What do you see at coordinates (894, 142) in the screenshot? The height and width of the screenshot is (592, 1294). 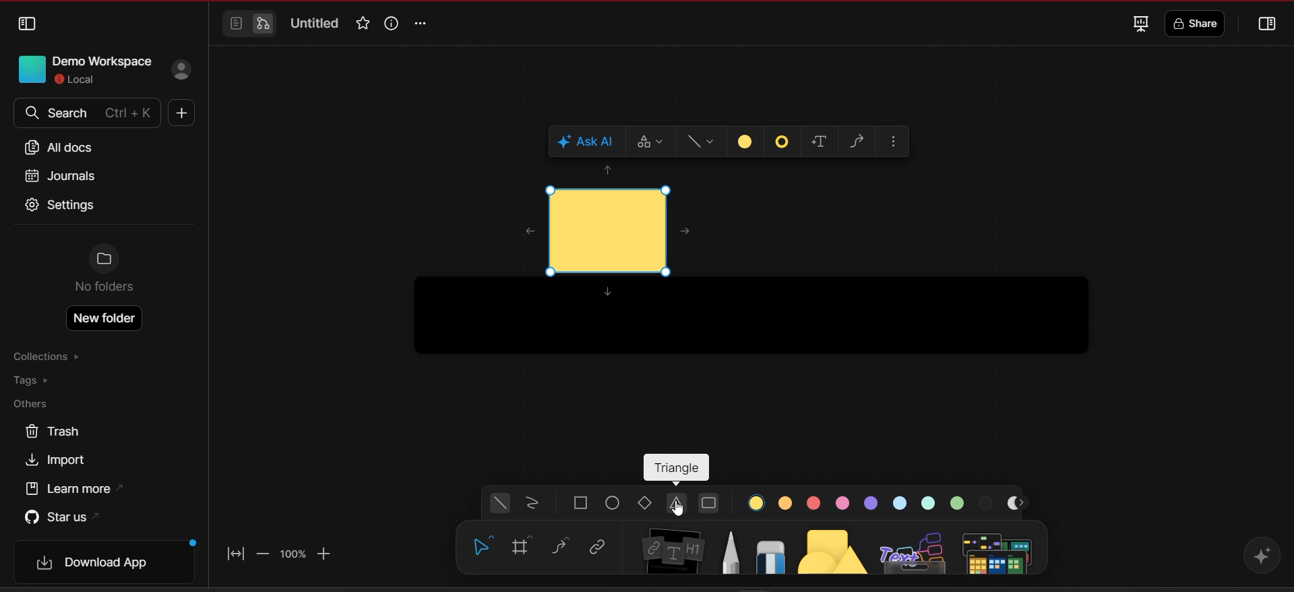 I see `more` at bounding box center [894, 142].